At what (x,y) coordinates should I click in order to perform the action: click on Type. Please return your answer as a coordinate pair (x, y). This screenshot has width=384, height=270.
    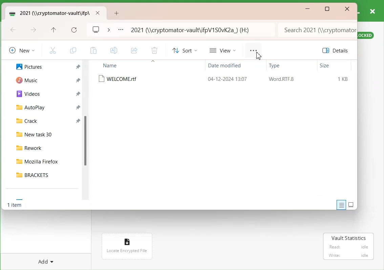
    Looking at the image, I should click on (280, 66).